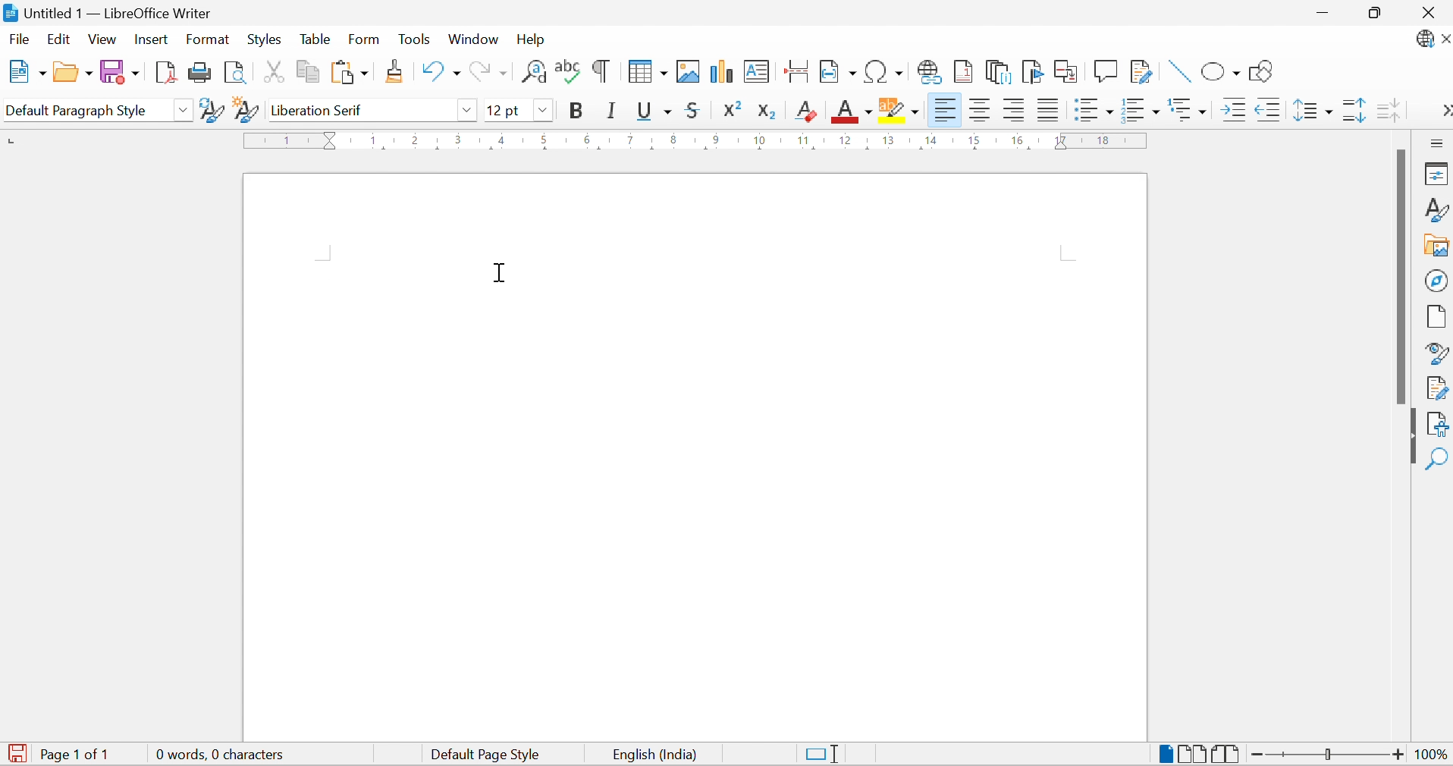 The height and width of the screenshot is (766, 1453). I want to click on Insert Table, so click(648, 72).